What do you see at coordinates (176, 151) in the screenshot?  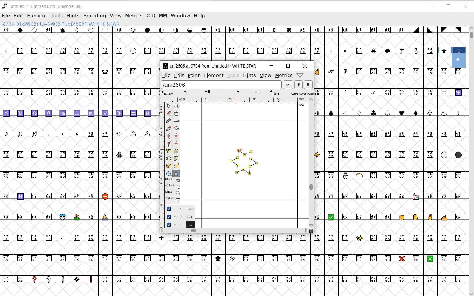 I see `ROTATE THE SELECTION` at bounding box center [176, 151].